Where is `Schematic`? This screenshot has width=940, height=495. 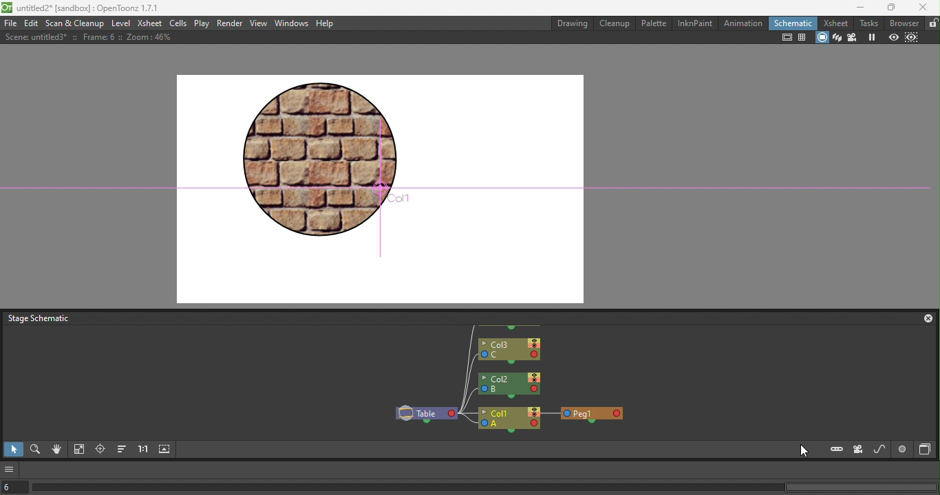
Schematic is located at coordinates (793, 23).